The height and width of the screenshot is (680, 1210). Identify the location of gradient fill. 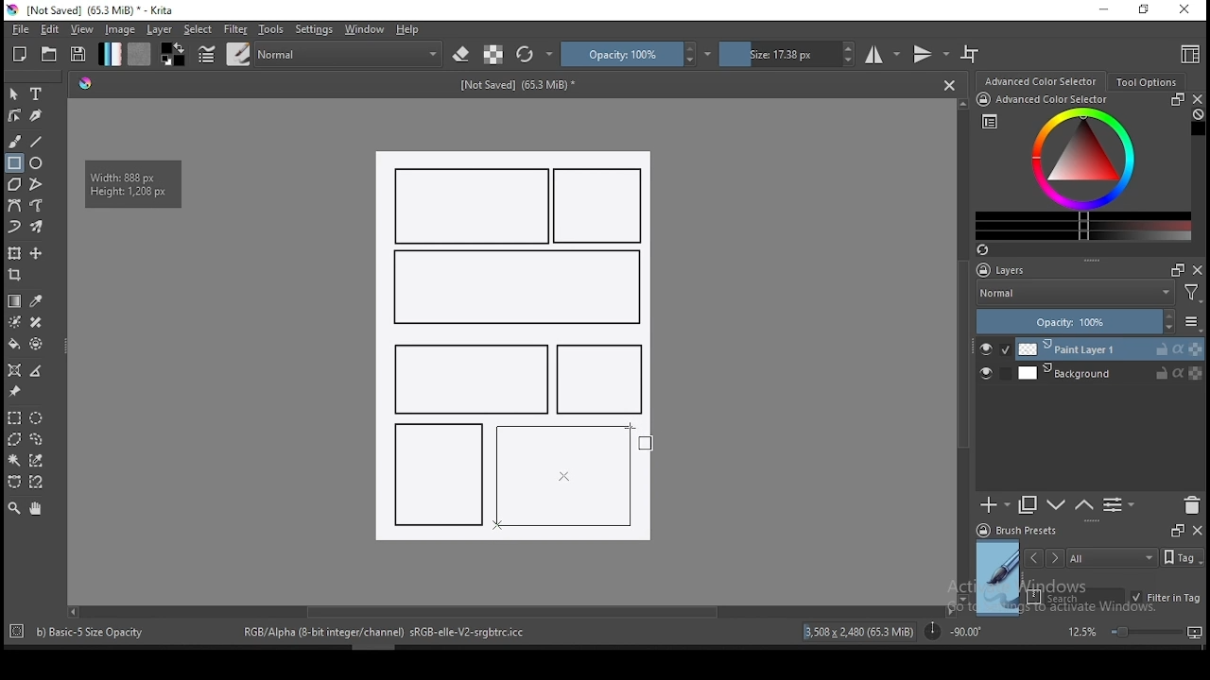
(110, 54).